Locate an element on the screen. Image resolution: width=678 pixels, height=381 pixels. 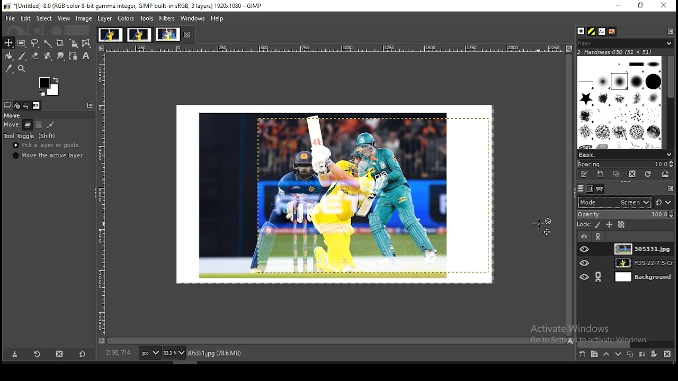
mode is located at coordinates (613, 203).